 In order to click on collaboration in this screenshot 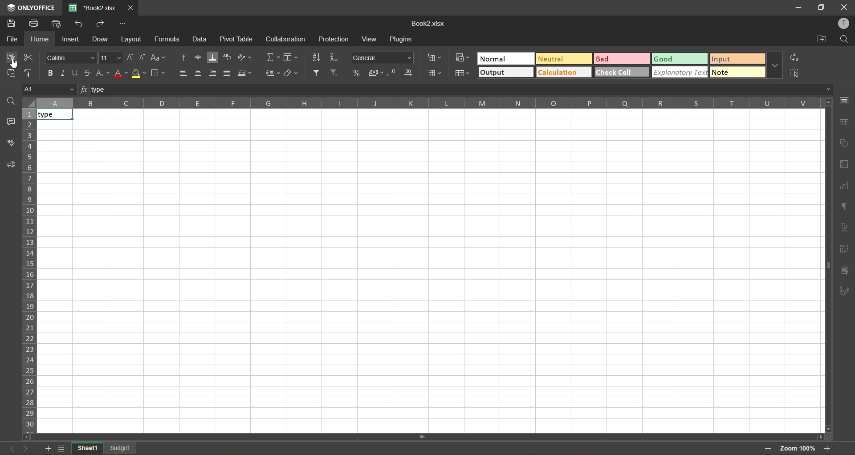, I will do `click(284, 41)`.